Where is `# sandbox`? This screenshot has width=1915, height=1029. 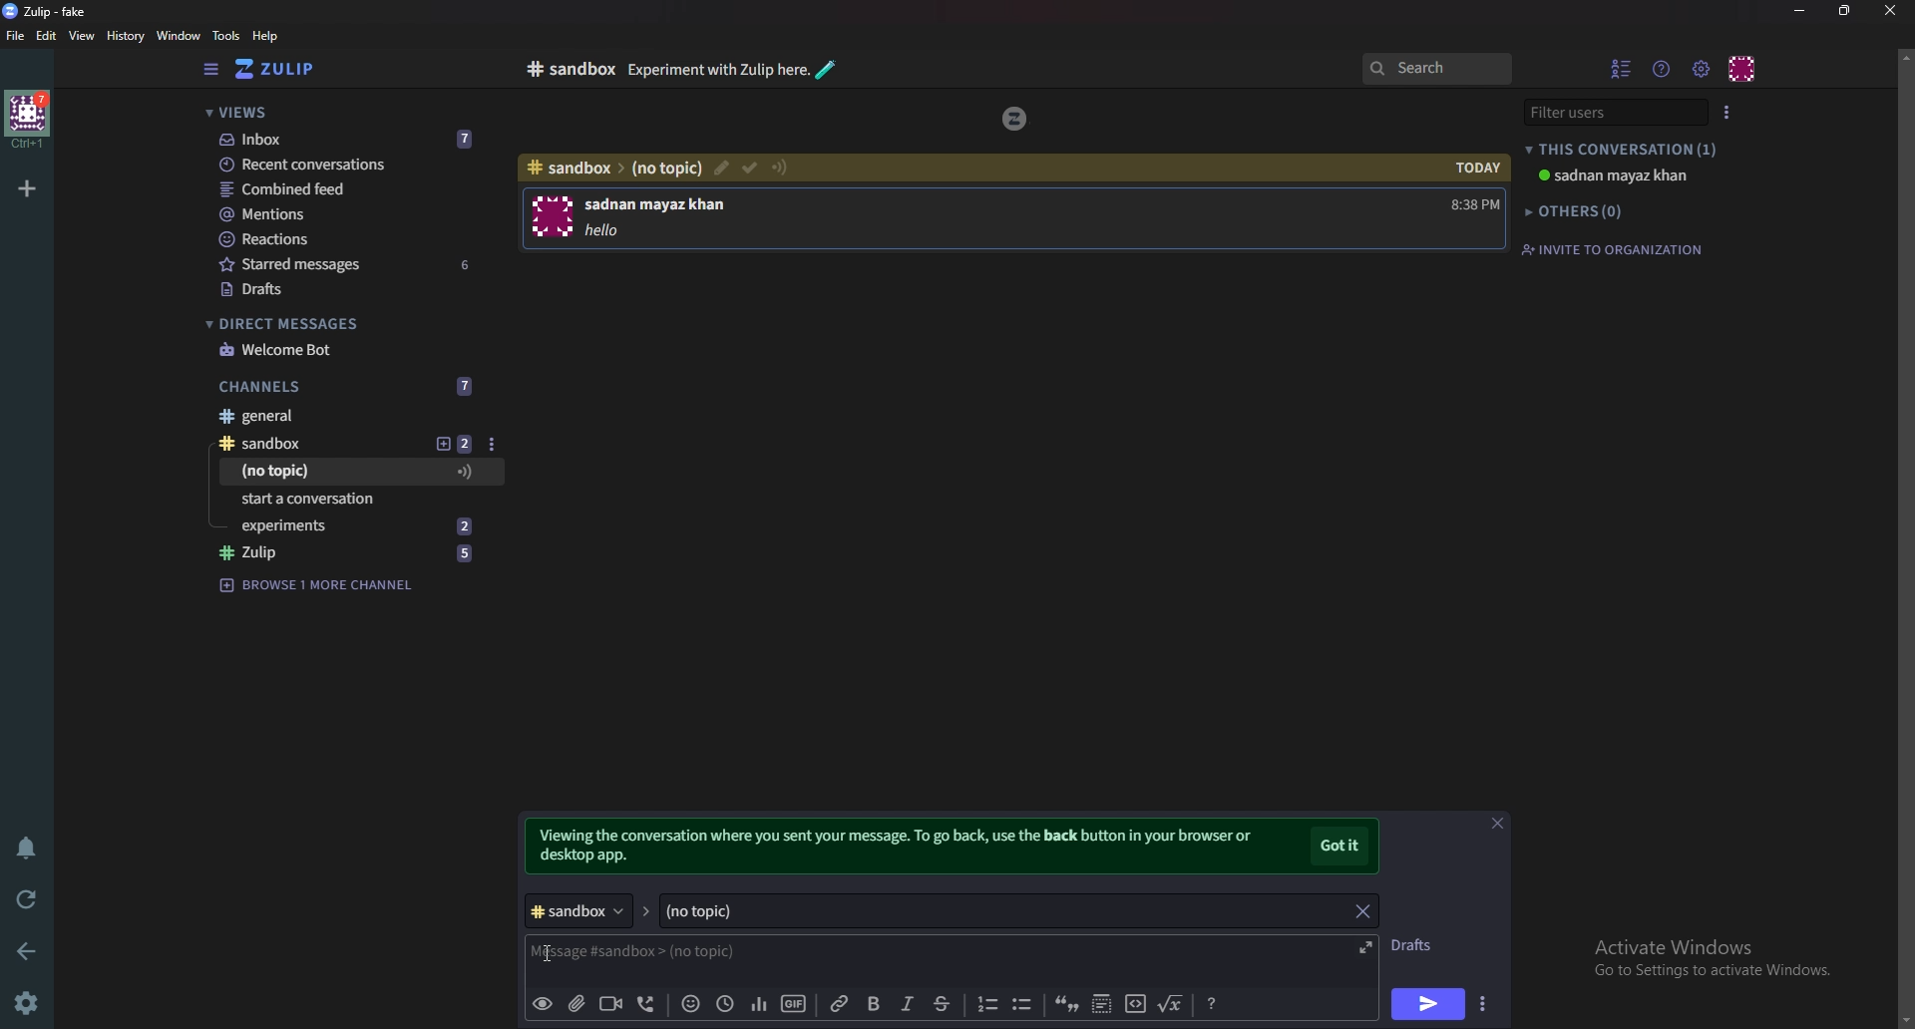 # sandbox is located at coordinates (588, 910).